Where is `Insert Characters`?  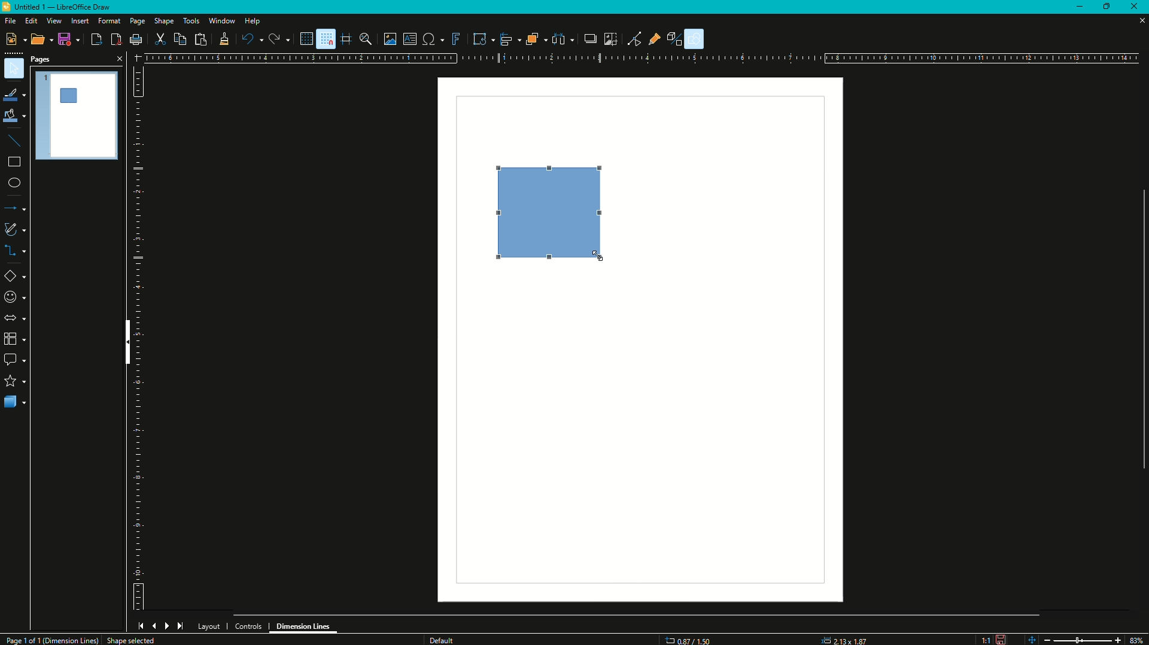
Insert Characters is located at coordinates (14, 298).